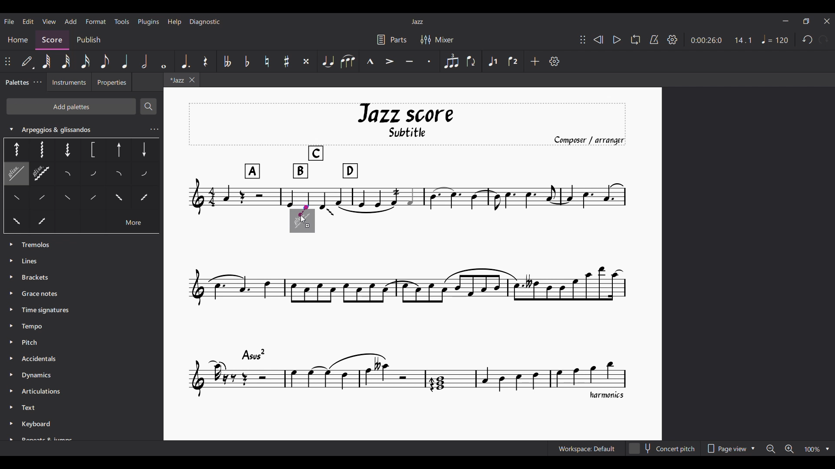 The height and width of the screenshot is (469, 835). Describe the element at coordinates (587, 449) in the screenshot. I see `Current workspace setting` at that location.